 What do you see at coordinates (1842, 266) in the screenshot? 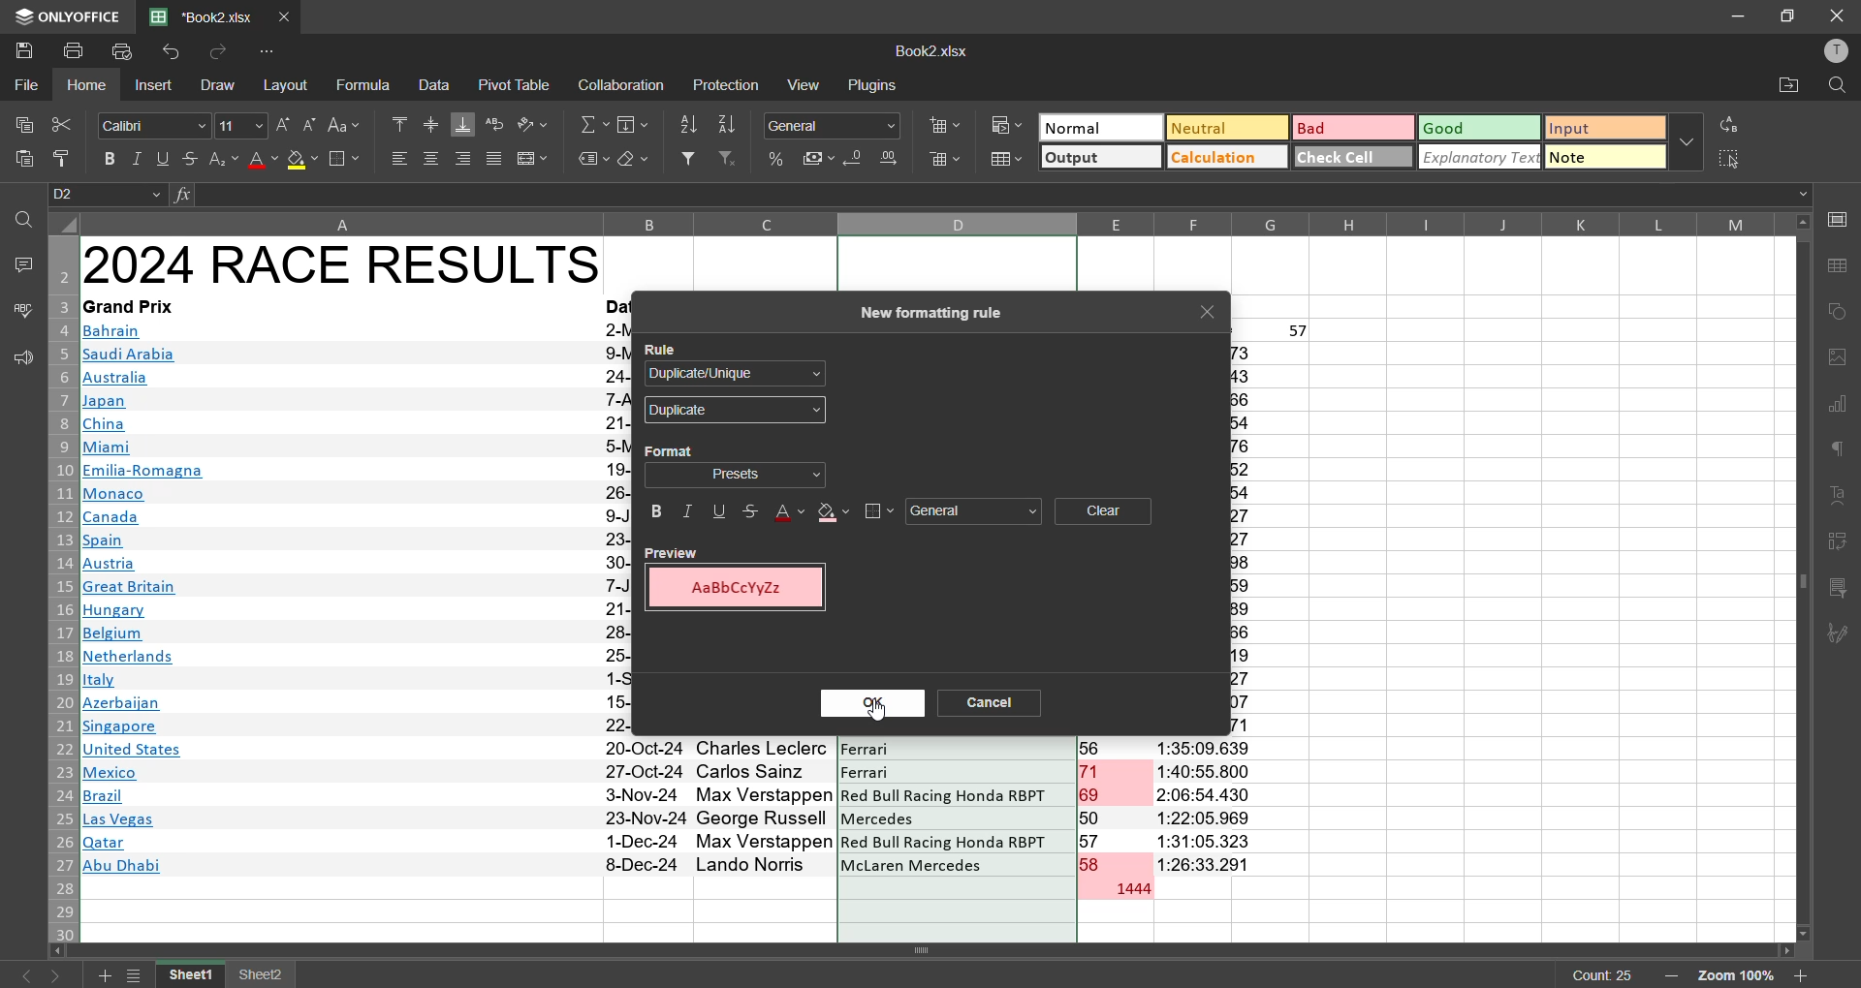
I see `table` at bounding box center [1842, 266].